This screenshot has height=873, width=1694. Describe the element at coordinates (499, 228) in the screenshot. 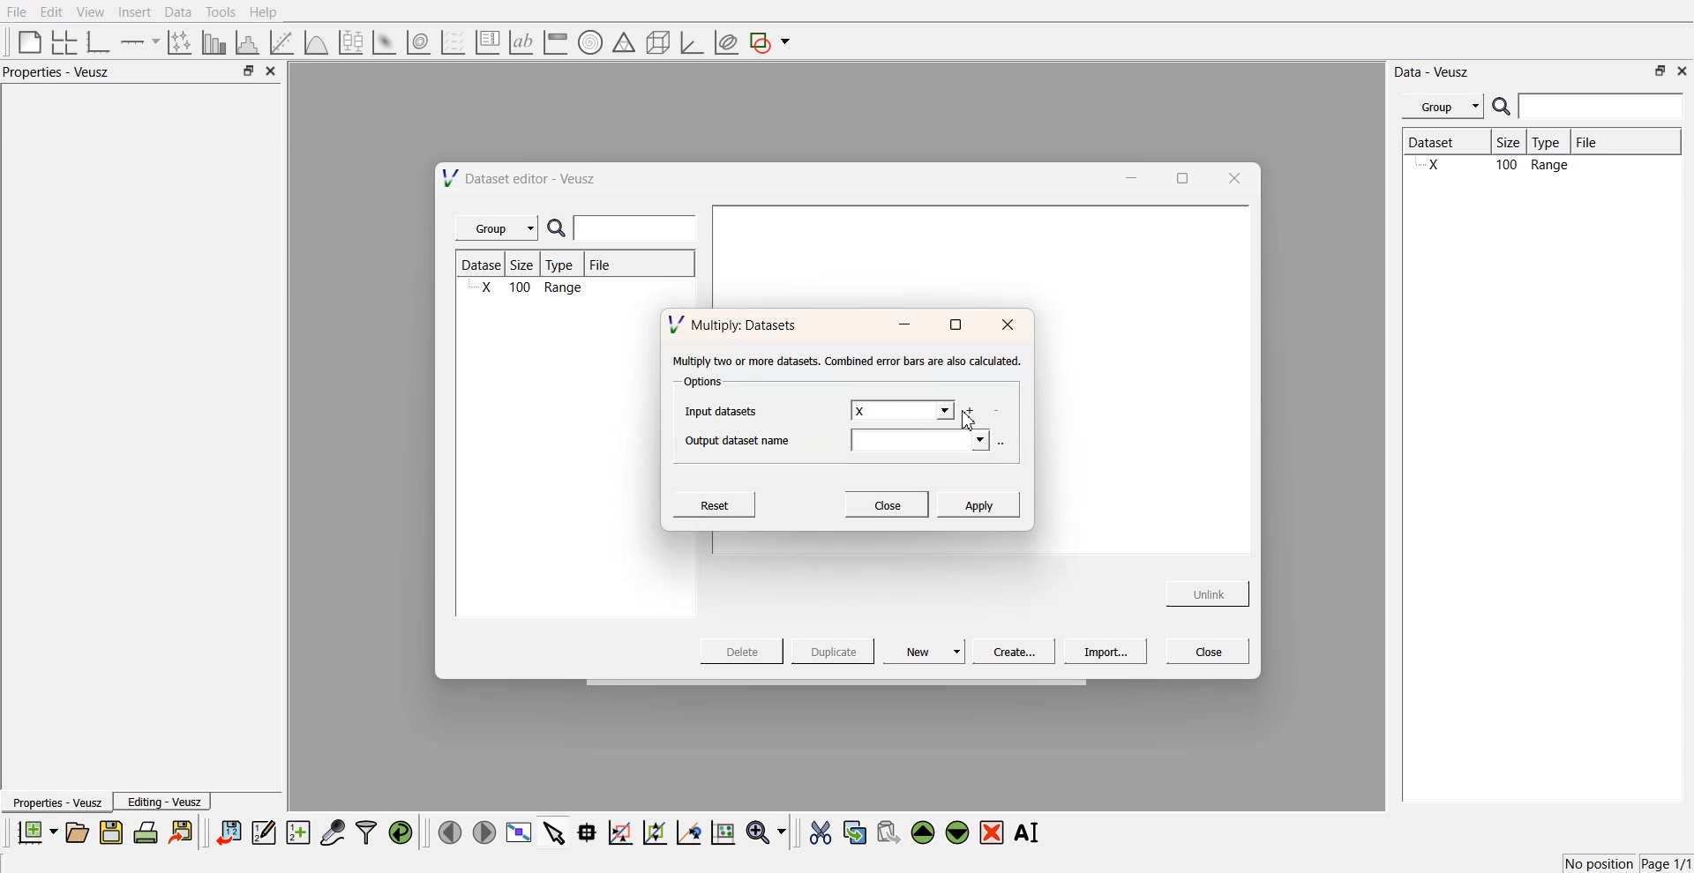

I see `Group |` at that location.